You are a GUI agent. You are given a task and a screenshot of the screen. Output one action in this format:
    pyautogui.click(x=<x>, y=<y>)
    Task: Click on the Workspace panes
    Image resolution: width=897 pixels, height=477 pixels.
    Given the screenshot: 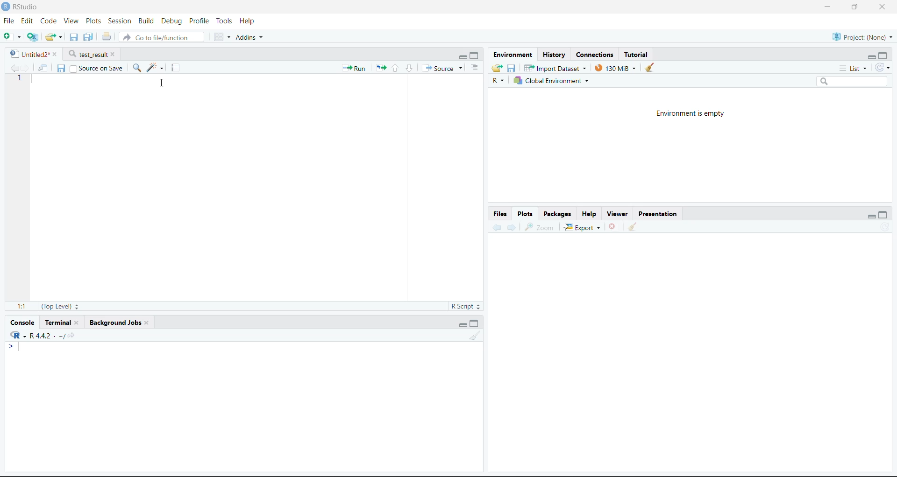 What is the action you would take?
    pyautogui.click(x=221, y=36)
    